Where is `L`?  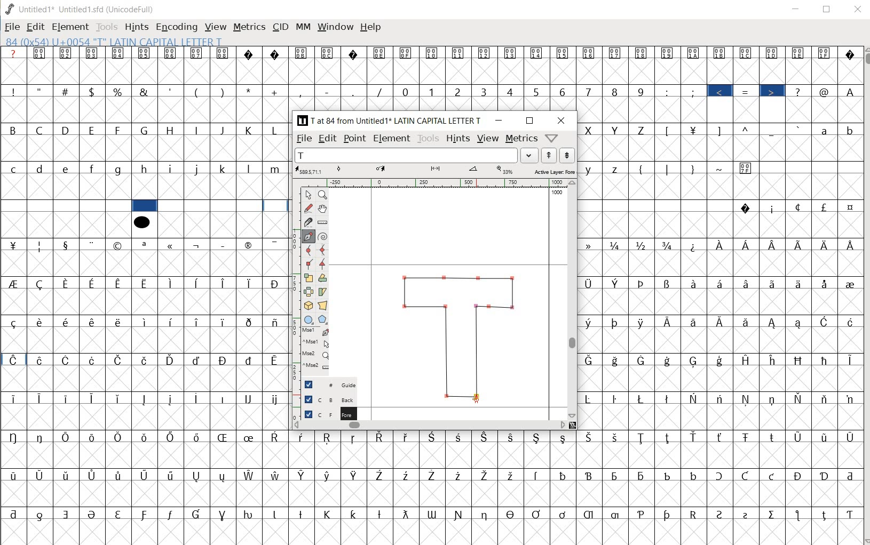 L is located at coordinates (276, 130).